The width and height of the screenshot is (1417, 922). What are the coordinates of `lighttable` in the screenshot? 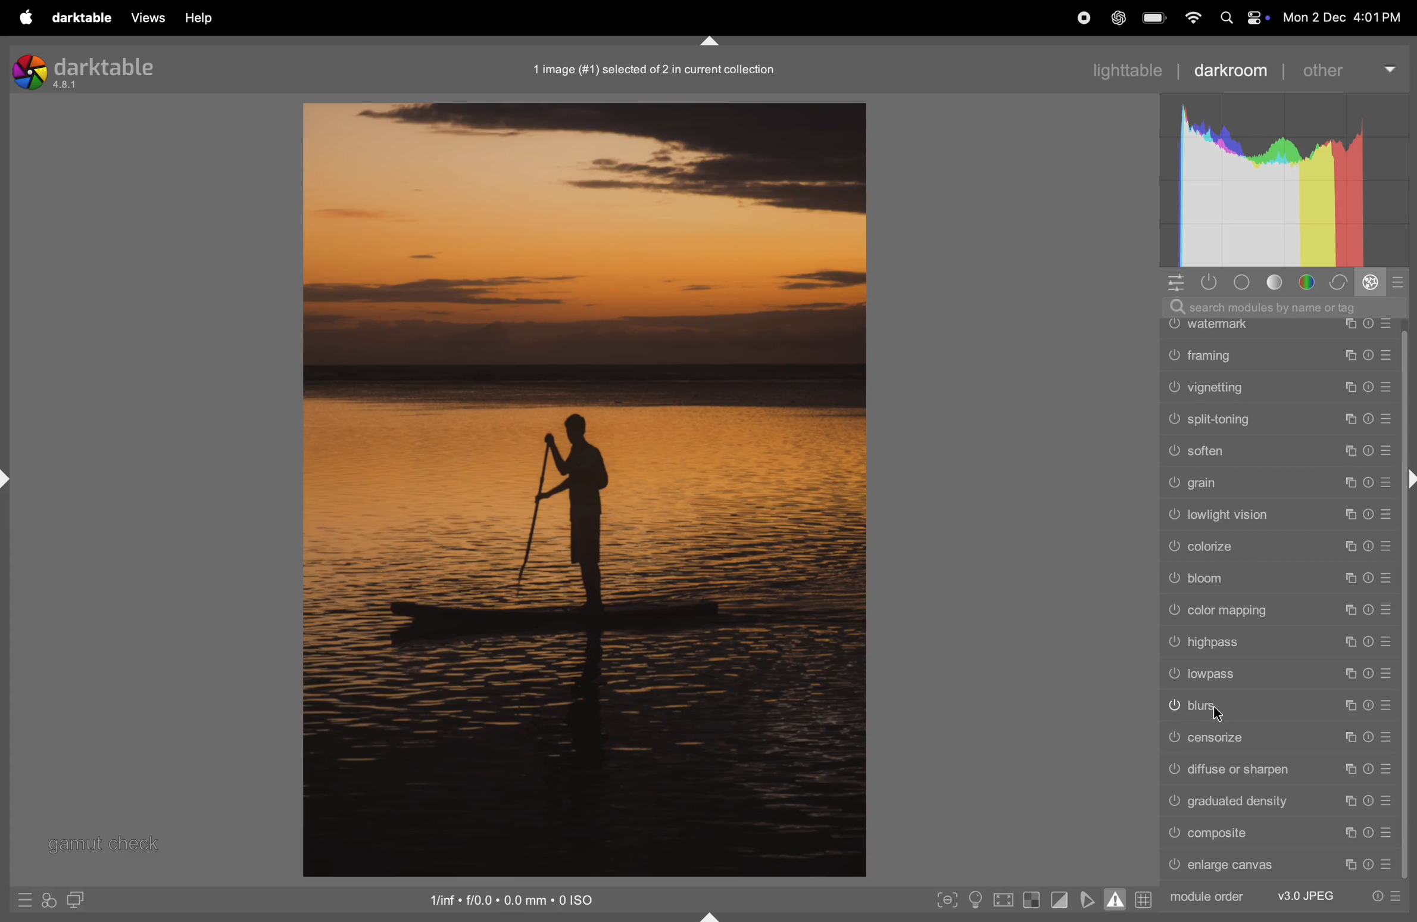 It's located at (1100, 70).